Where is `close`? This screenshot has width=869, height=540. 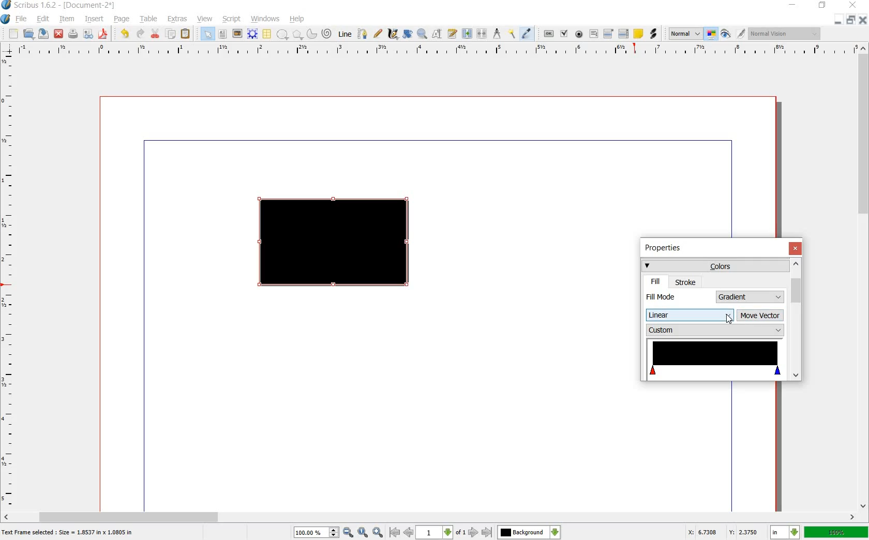 close is located at coordinates (862, 20).